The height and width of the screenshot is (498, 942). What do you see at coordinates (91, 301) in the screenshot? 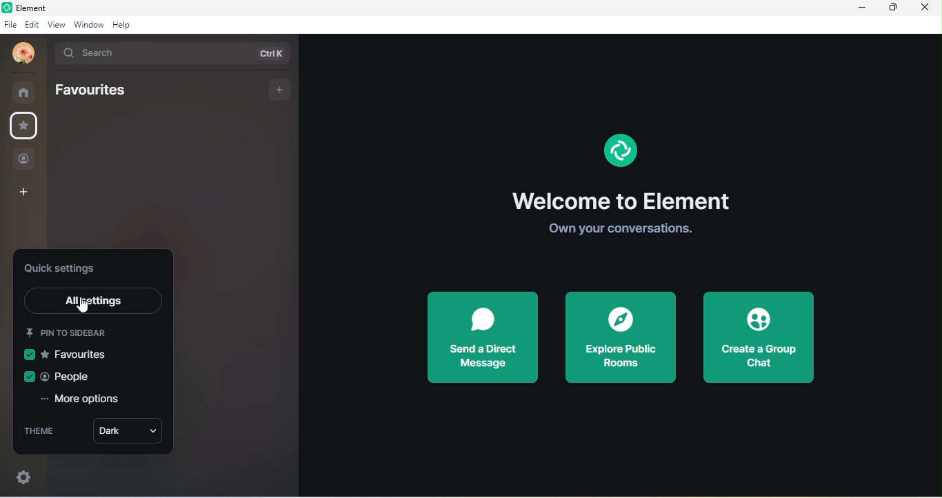
I see `all settings` at bounding box center [91, 301].